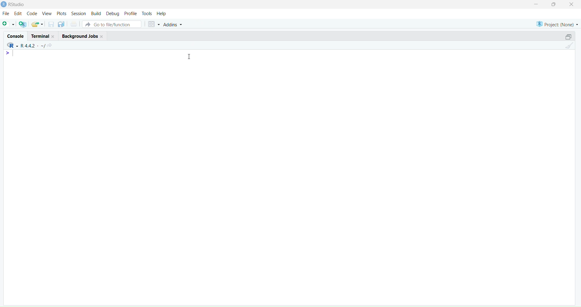  What do you see at coordinates (535, 5) in the screenshot?
I see `minimize` at bounding box center [535, 5].